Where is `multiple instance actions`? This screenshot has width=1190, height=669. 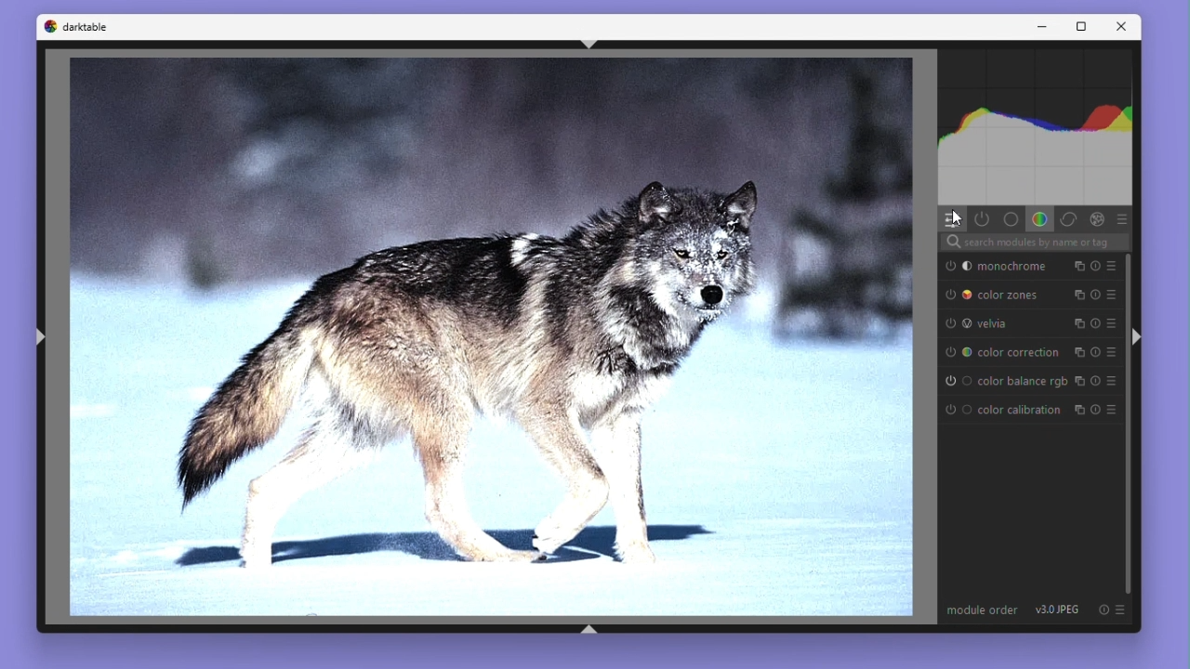
multiple instance actions is located at coordinates (1078, 381).